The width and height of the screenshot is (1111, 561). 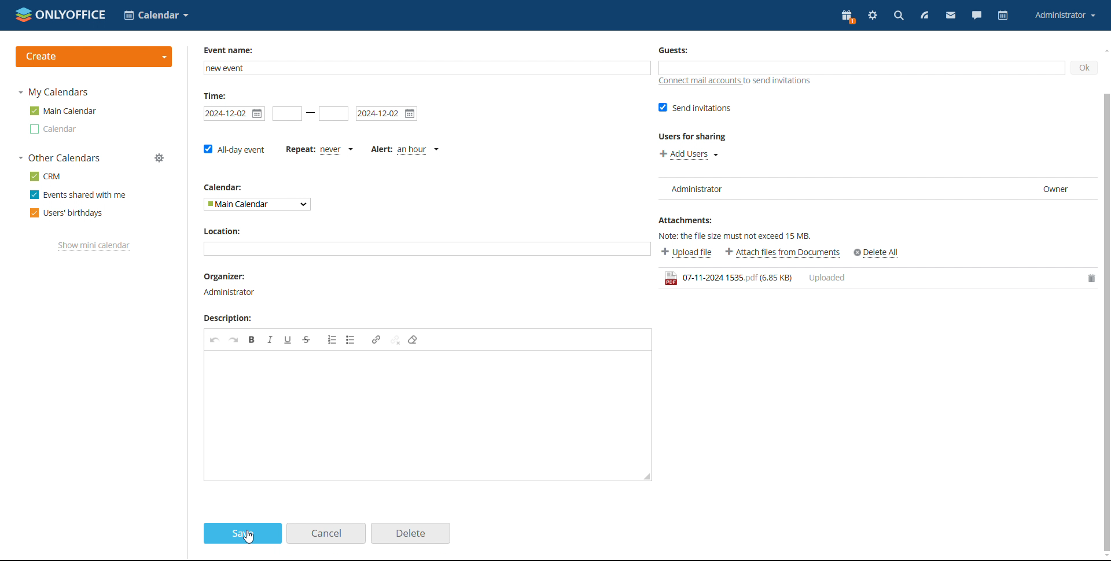 What do you see at coordinates (288, 115) in the screenshot?
I see `start date` at bounding box center [288, 115].